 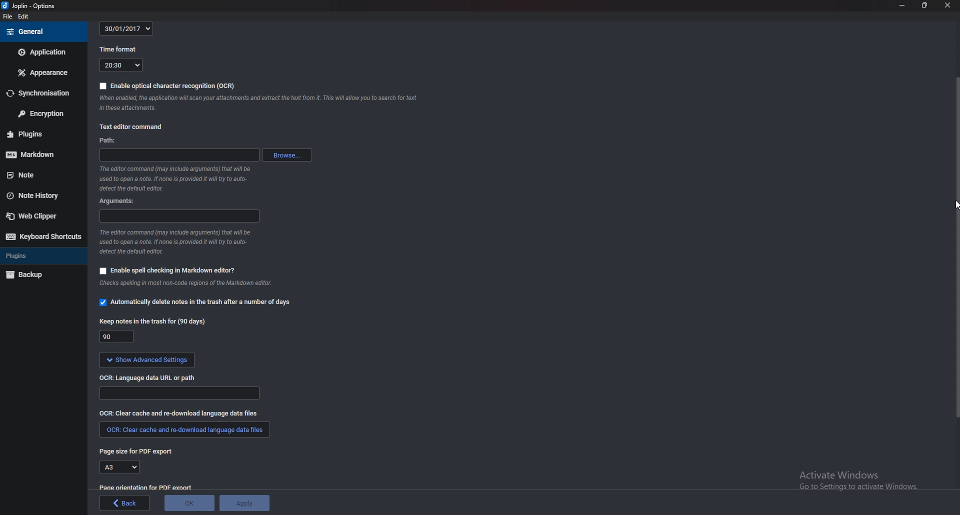 I want to click on path, so click(x=108, y=140).